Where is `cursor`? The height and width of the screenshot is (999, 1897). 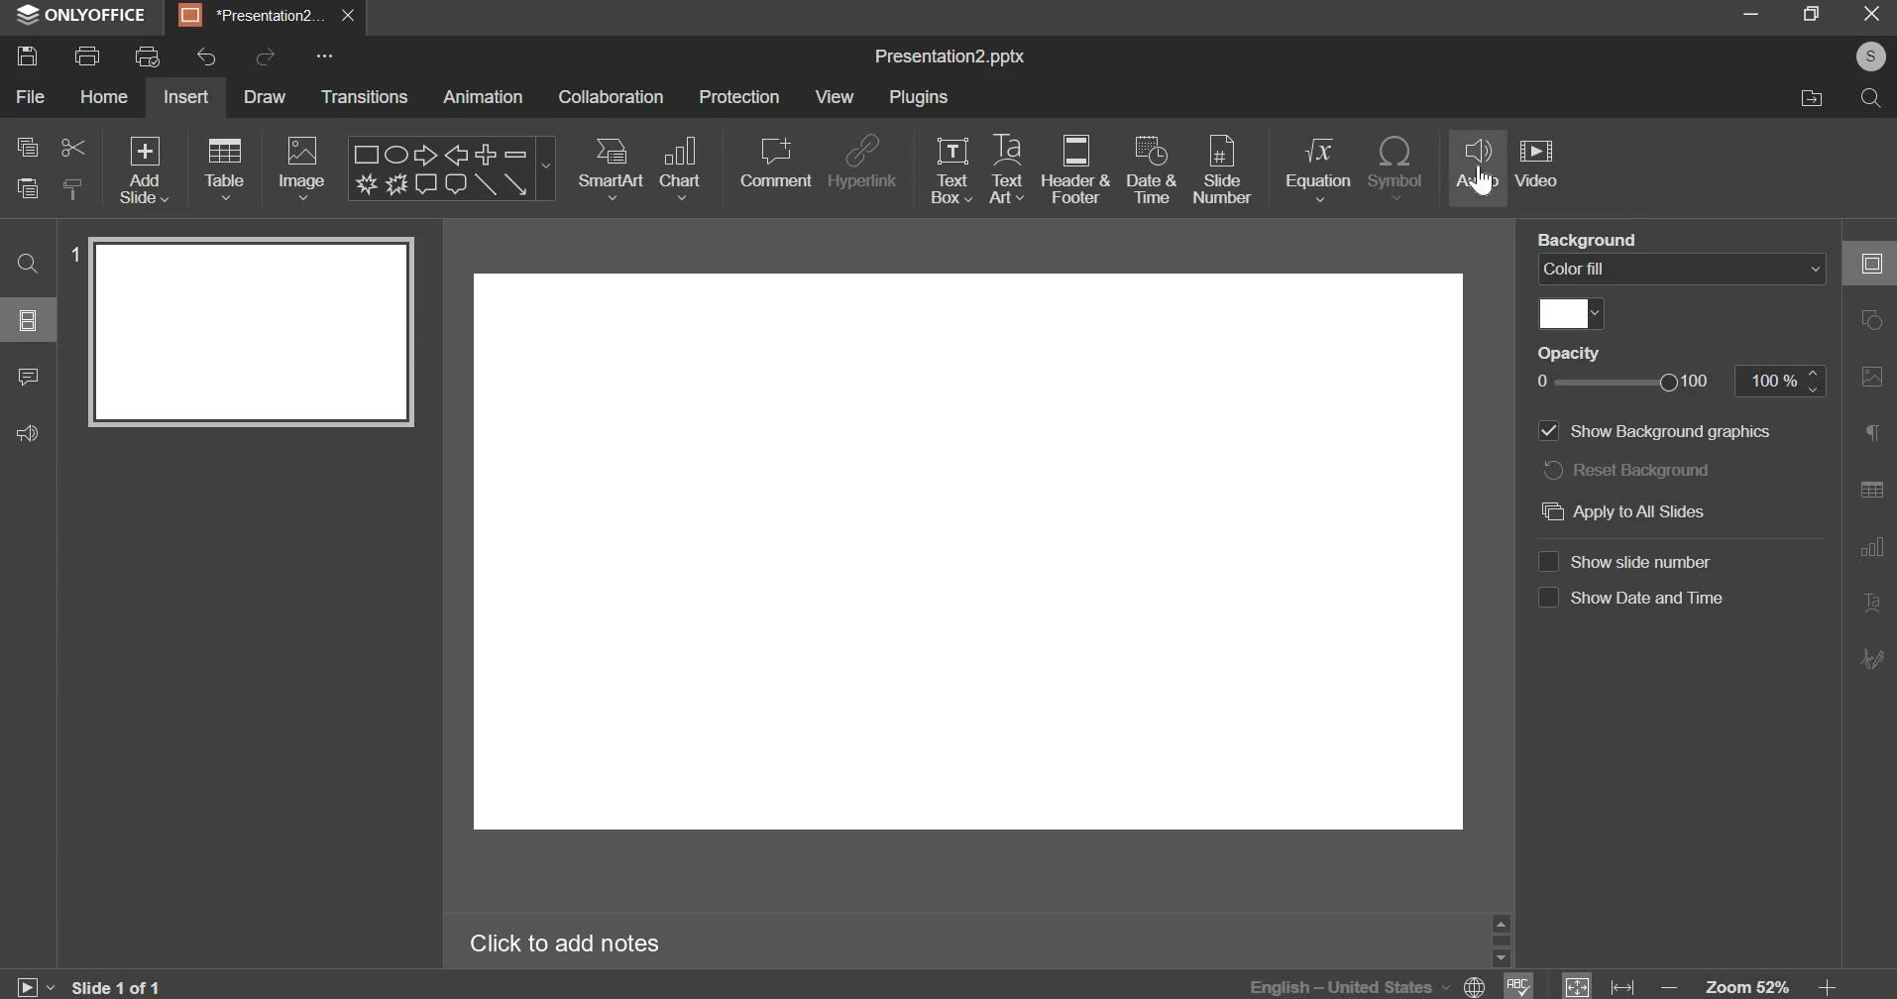 cursor is located at coordinates (1481, 181).